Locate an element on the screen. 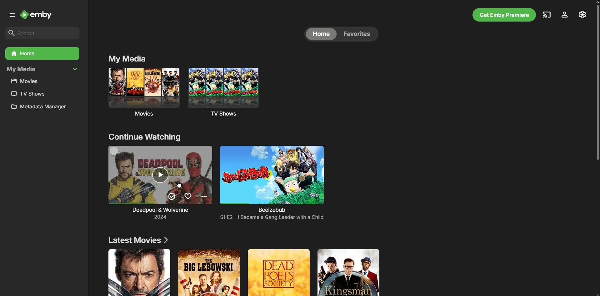  Beelzebub is located at coordinates (272, 179).